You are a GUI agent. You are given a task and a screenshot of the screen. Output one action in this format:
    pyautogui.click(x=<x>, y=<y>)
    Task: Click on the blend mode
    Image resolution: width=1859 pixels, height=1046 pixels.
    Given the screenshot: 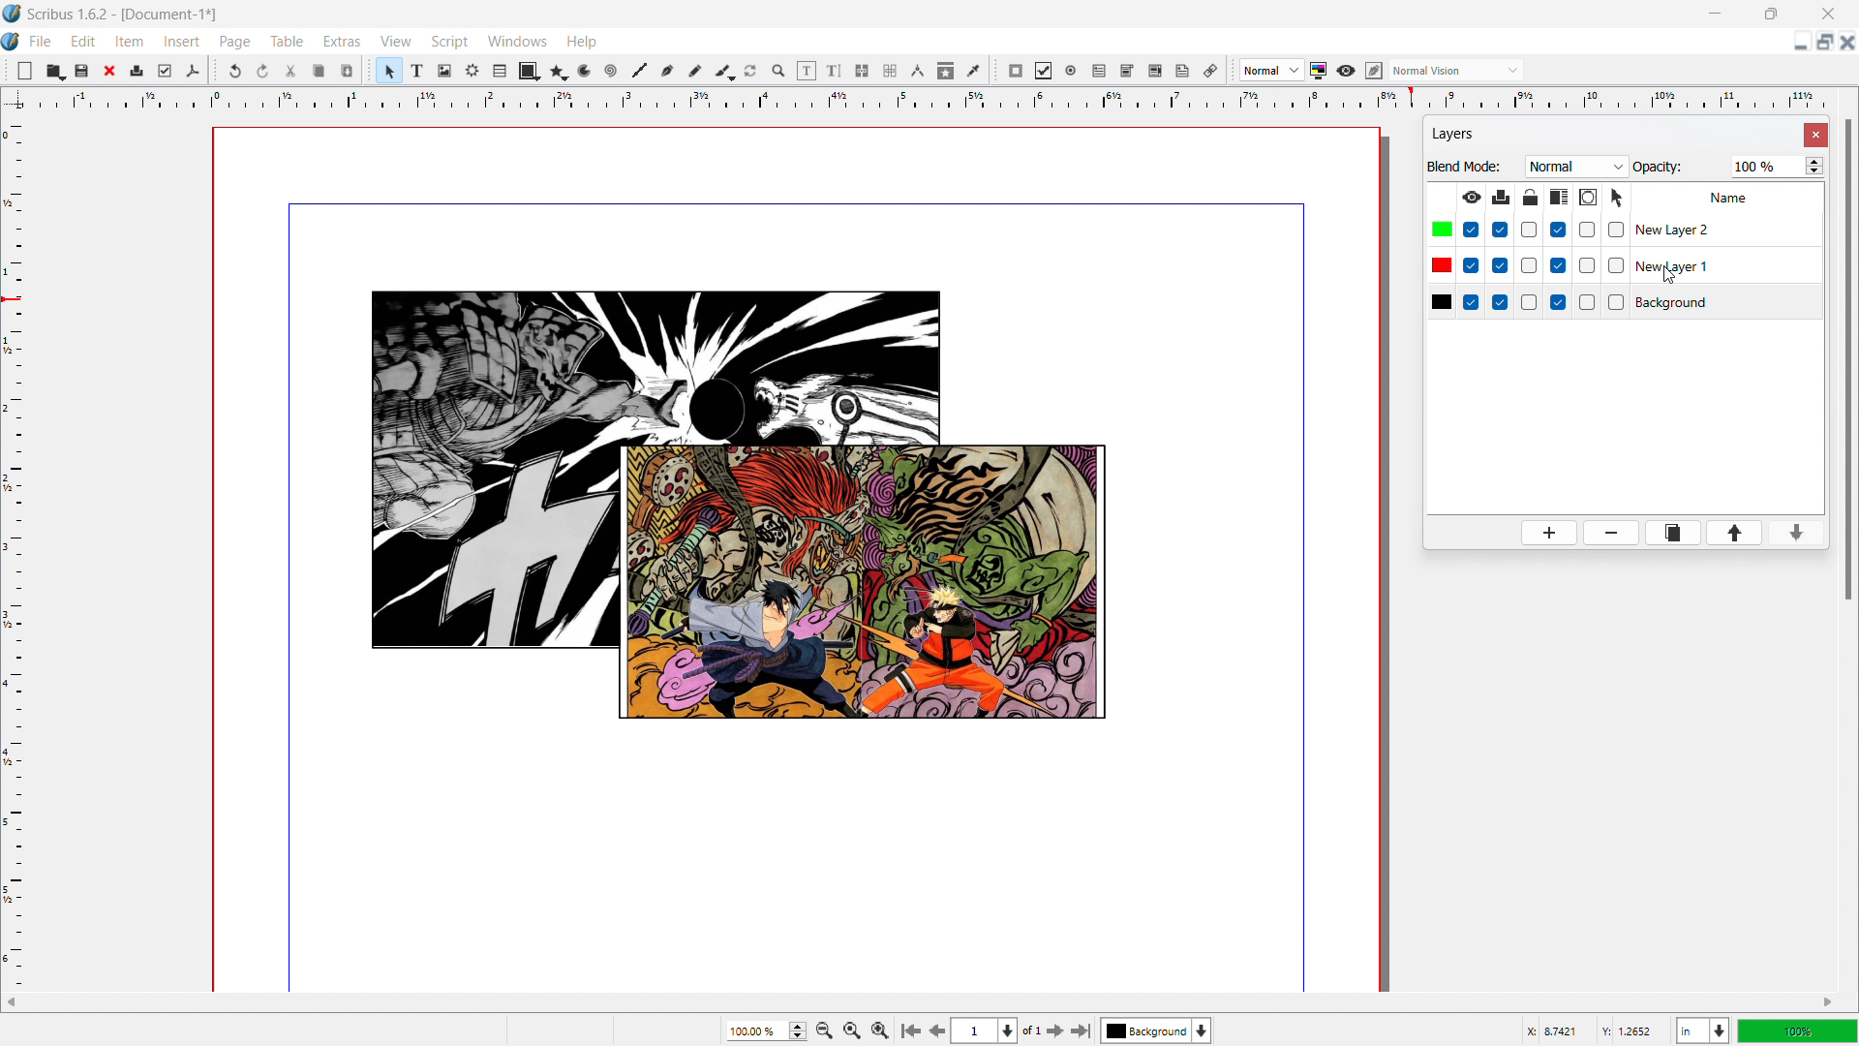 What is the action you would take?
    pyautogui.click(x=1577, y=167)
    